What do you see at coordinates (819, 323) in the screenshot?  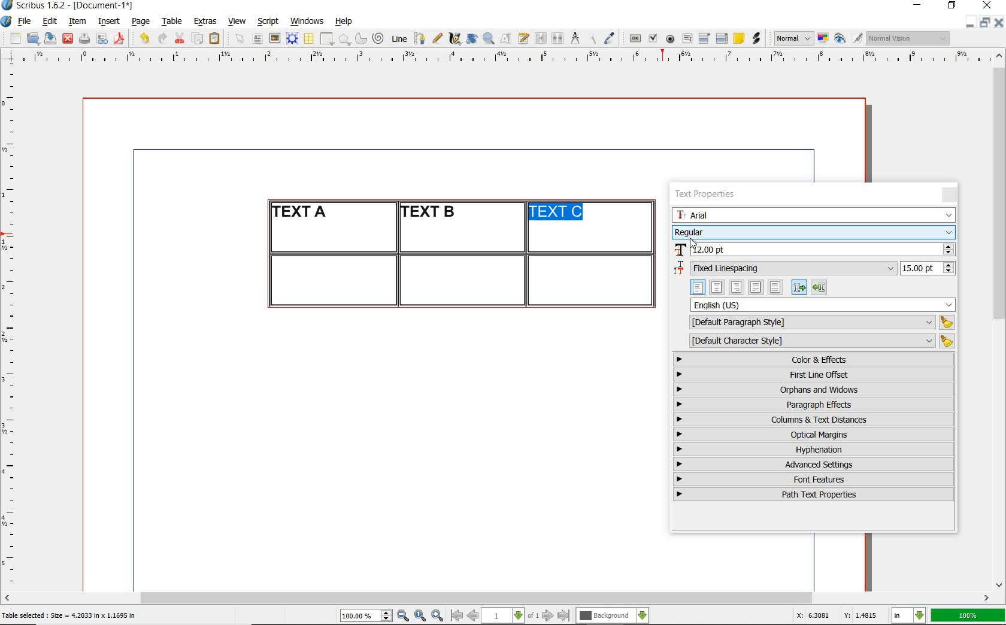 I see `default paragraph style` at bounding box center [819, 323].